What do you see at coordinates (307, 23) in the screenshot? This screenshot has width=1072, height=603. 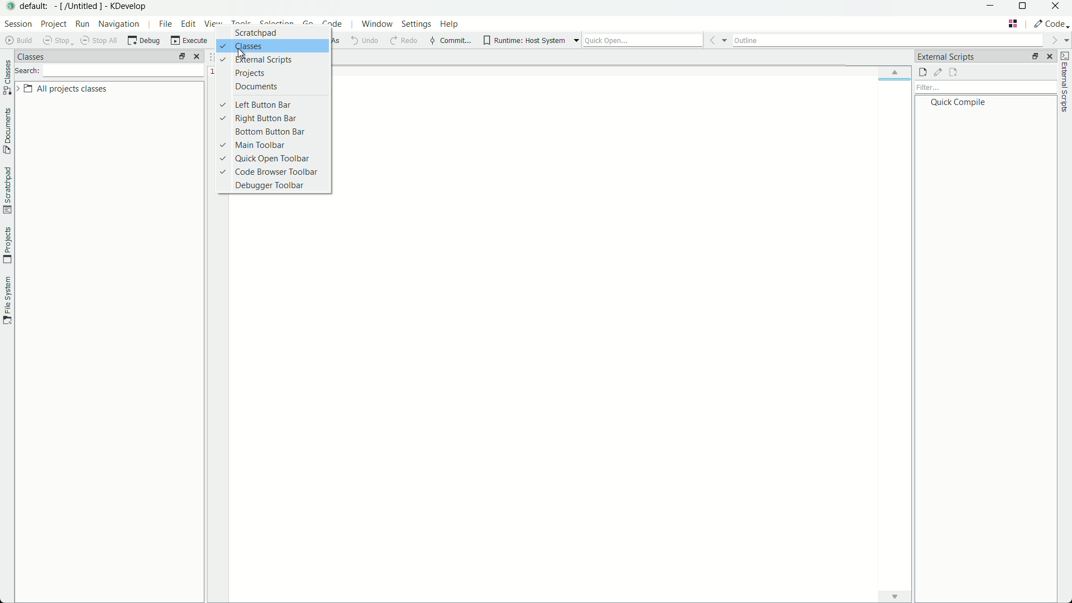 I see `go menu` at bounding box center [307, 23].